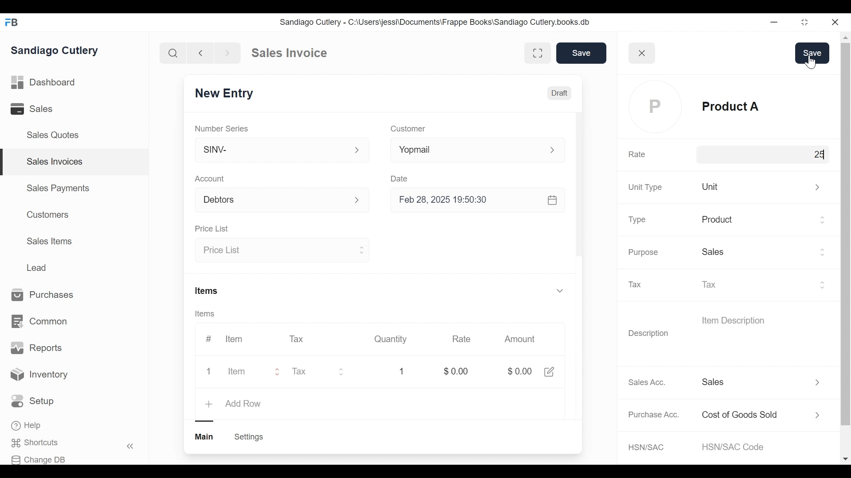 This screenshot has width=851, height=478. Describe the element at coordinates (657, 107) in the screenshot. I see `profile` at that location.